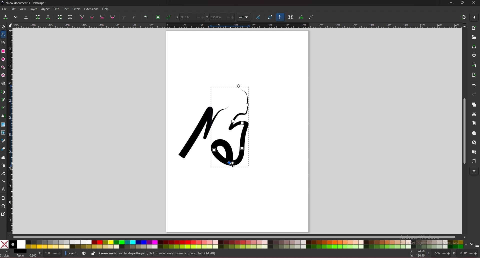 The height and width of the screenshot is (258, 480). What do you see at coordinates (474, 28) in the screenshot?
I see `new` at bounding box center [474, 28].